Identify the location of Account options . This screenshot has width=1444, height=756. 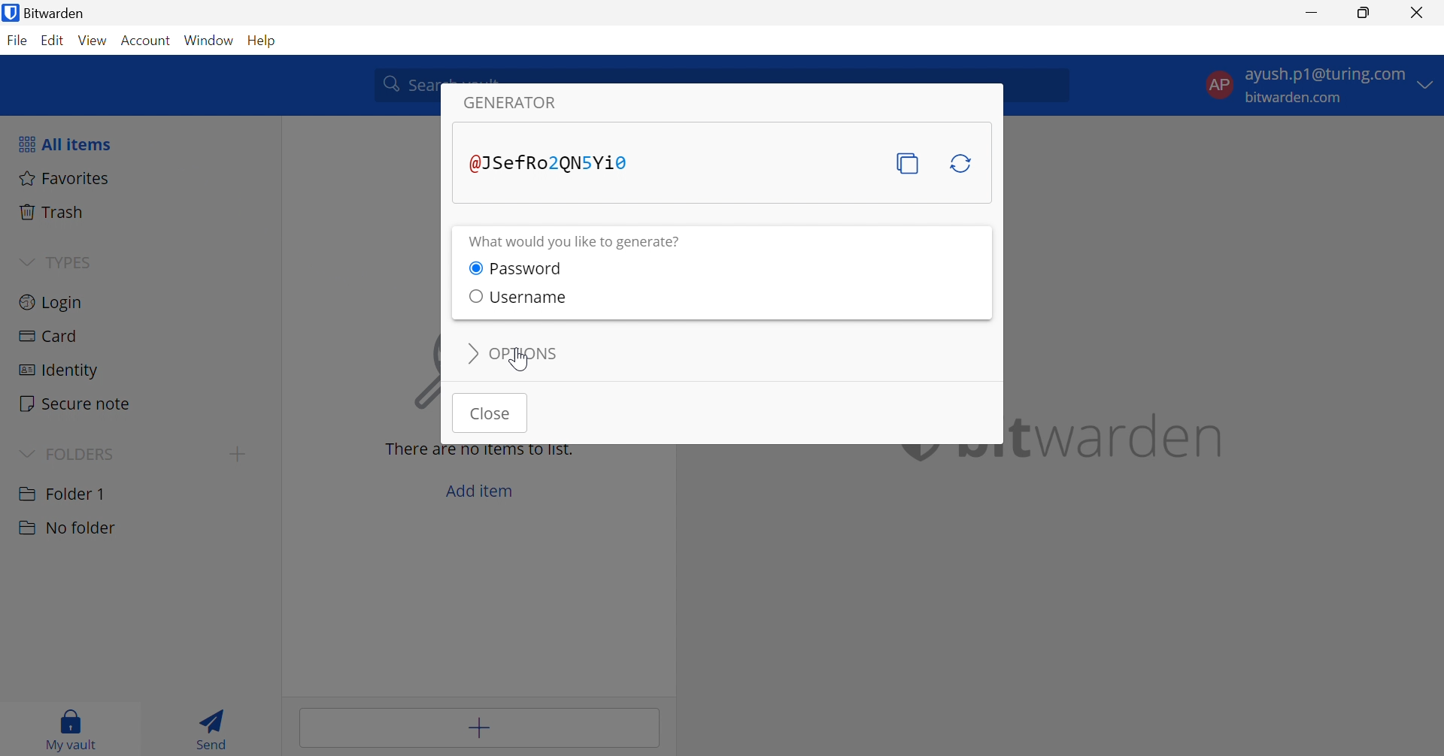
(1323, 86).